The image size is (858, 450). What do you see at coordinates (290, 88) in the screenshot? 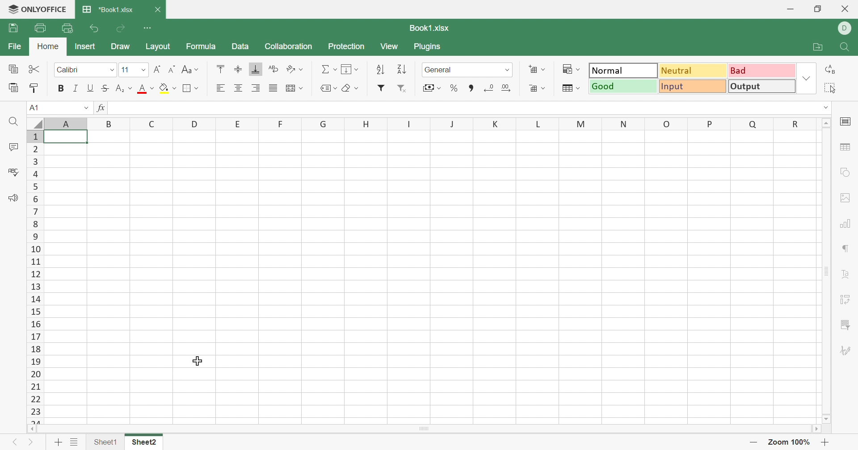
I see `Merge and Center` at bounding box center [290, 88].